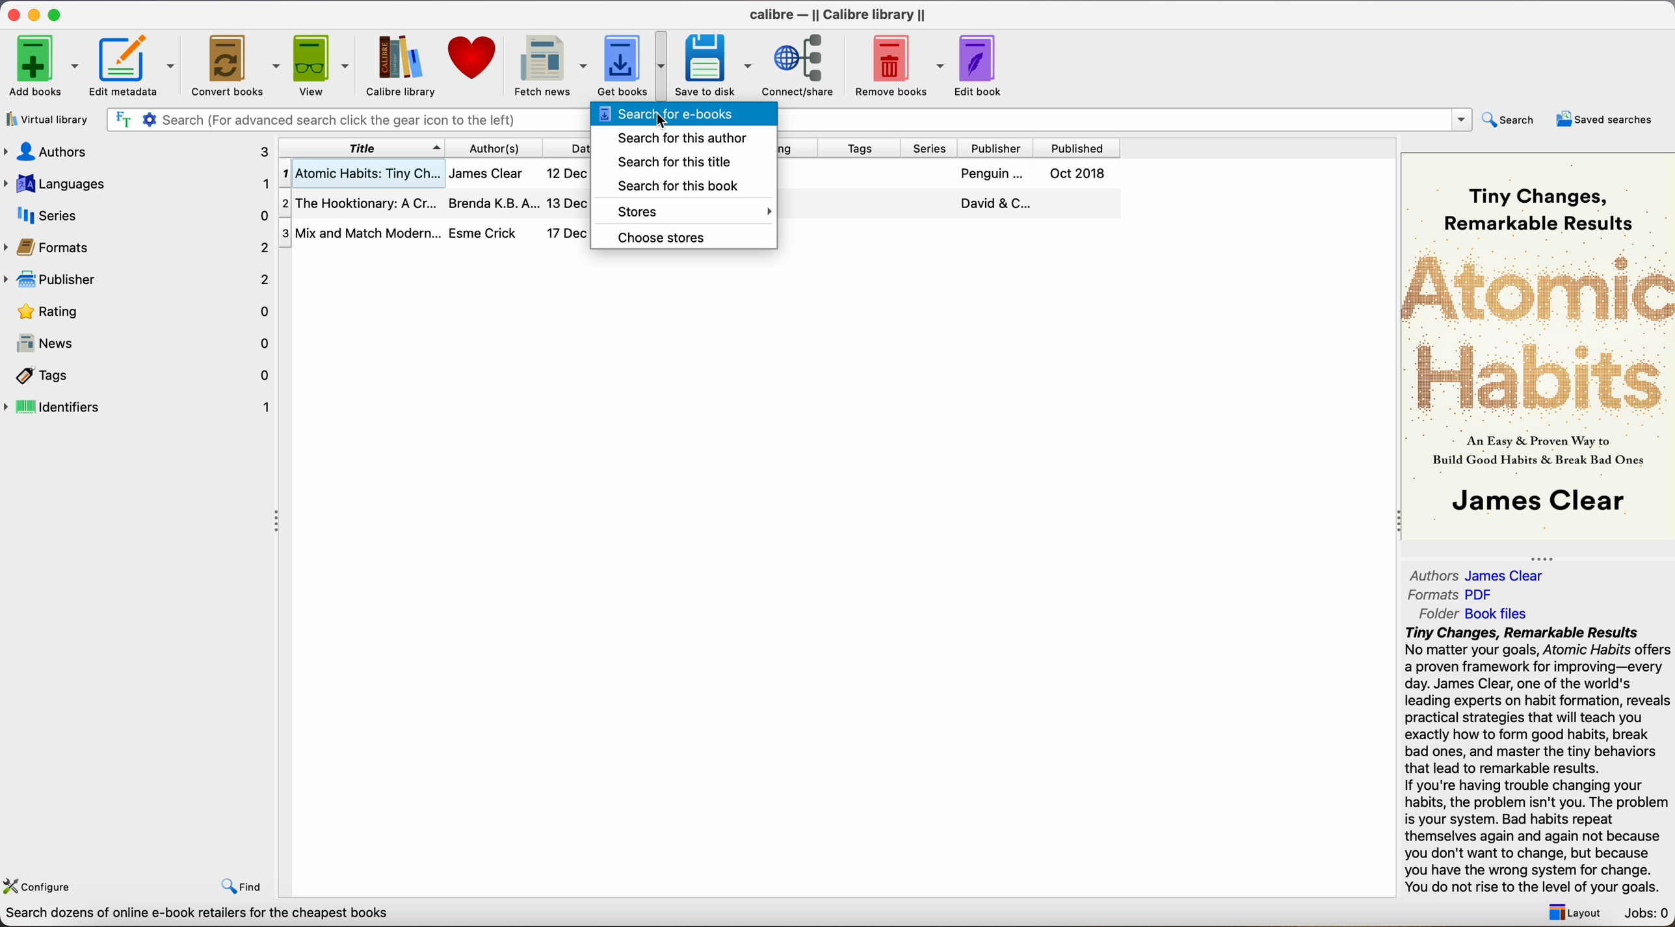 The height and width of the screenshot is (927, 1675). Describe the element at coordinates (1001, 148) in the screenshot. I see `publisher` at that location.